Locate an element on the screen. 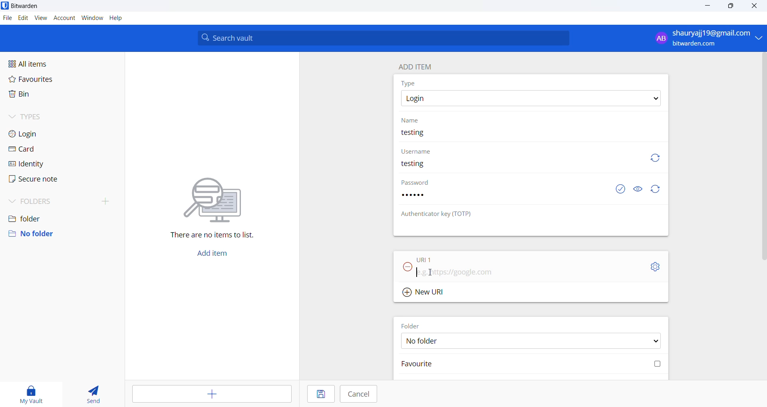 This screenshot has height=407, width=767. vertical scrollbar is located at coordinates (762, 157).